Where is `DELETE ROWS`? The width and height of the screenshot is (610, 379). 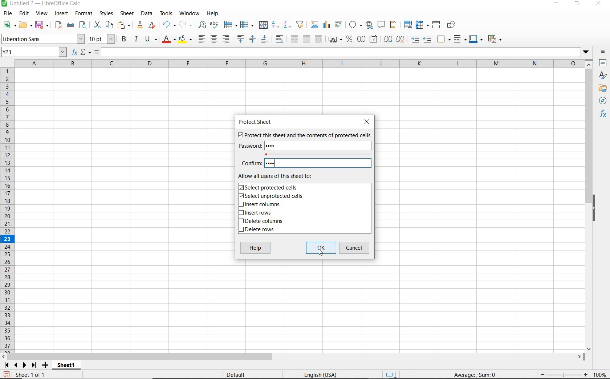
DELETE ROWS is located at coordinates (258, 231).